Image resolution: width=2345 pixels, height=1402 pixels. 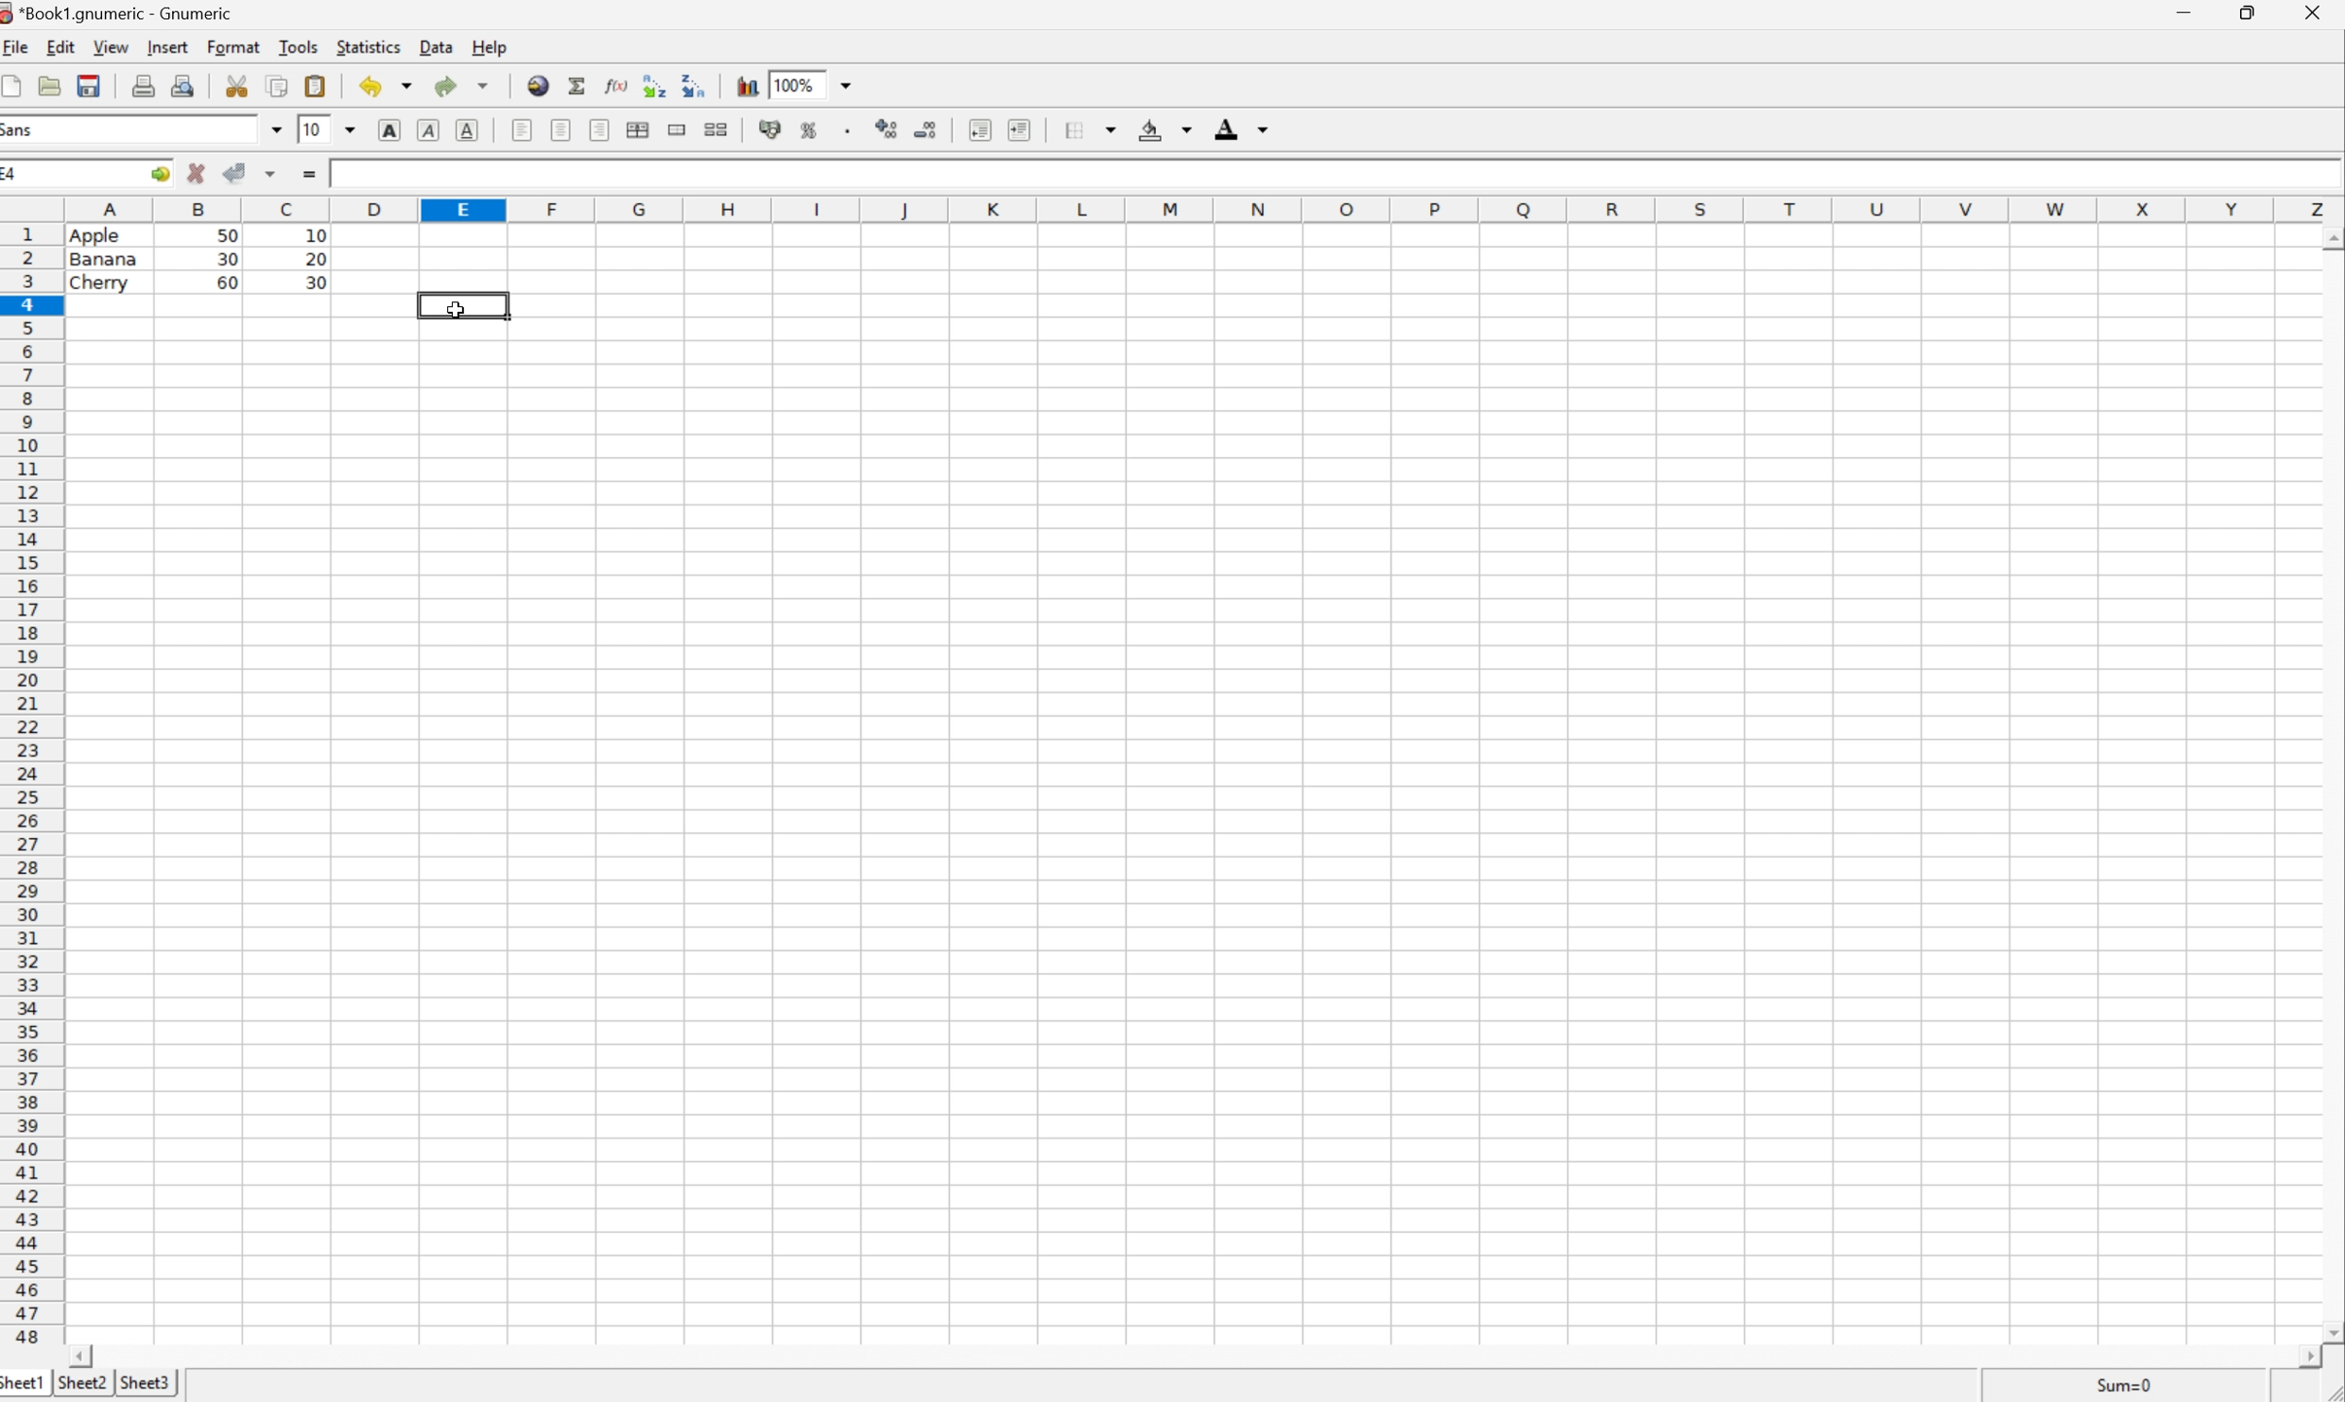 What do you see at coordinates (793, 82) in the screenshot?
I see `100%` at bounding box center [793, 82].